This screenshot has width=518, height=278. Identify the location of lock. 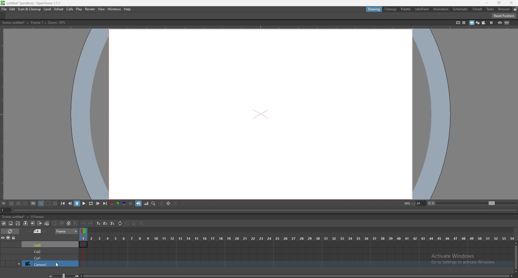
(14, 238).